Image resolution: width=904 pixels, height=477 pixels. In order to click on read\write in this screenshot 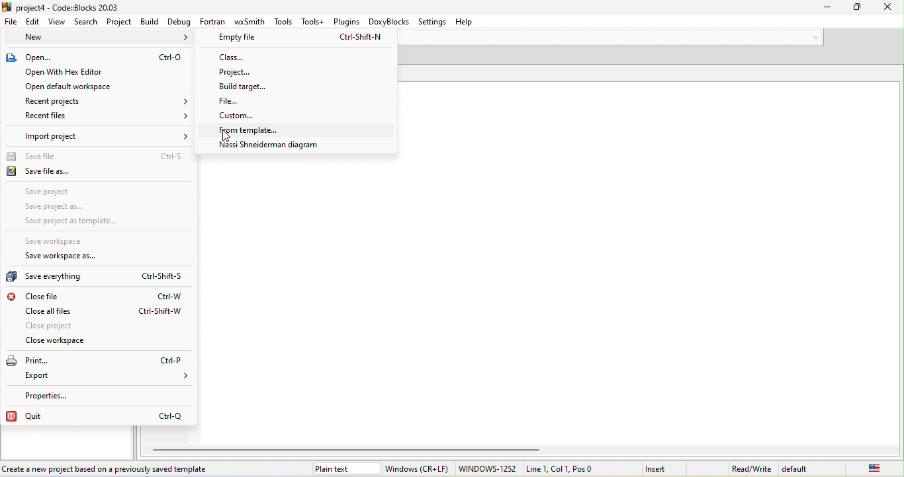, I will do `click(751, 466)`.